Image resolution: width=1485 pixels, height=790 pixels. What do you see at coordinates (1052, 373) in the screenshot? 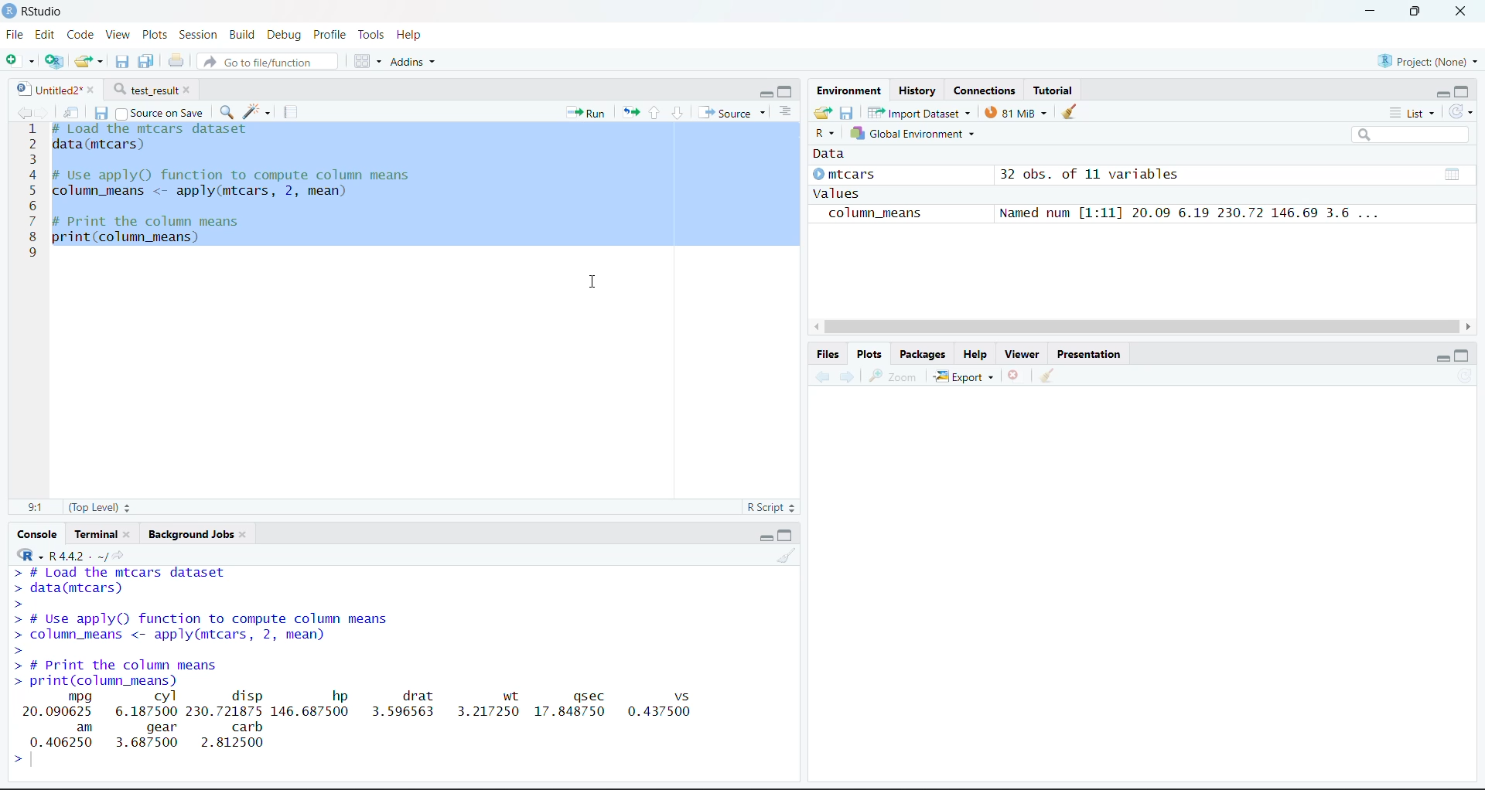
I see `Clear console (Ctrl +L)` at bounding box center [1052, 373].